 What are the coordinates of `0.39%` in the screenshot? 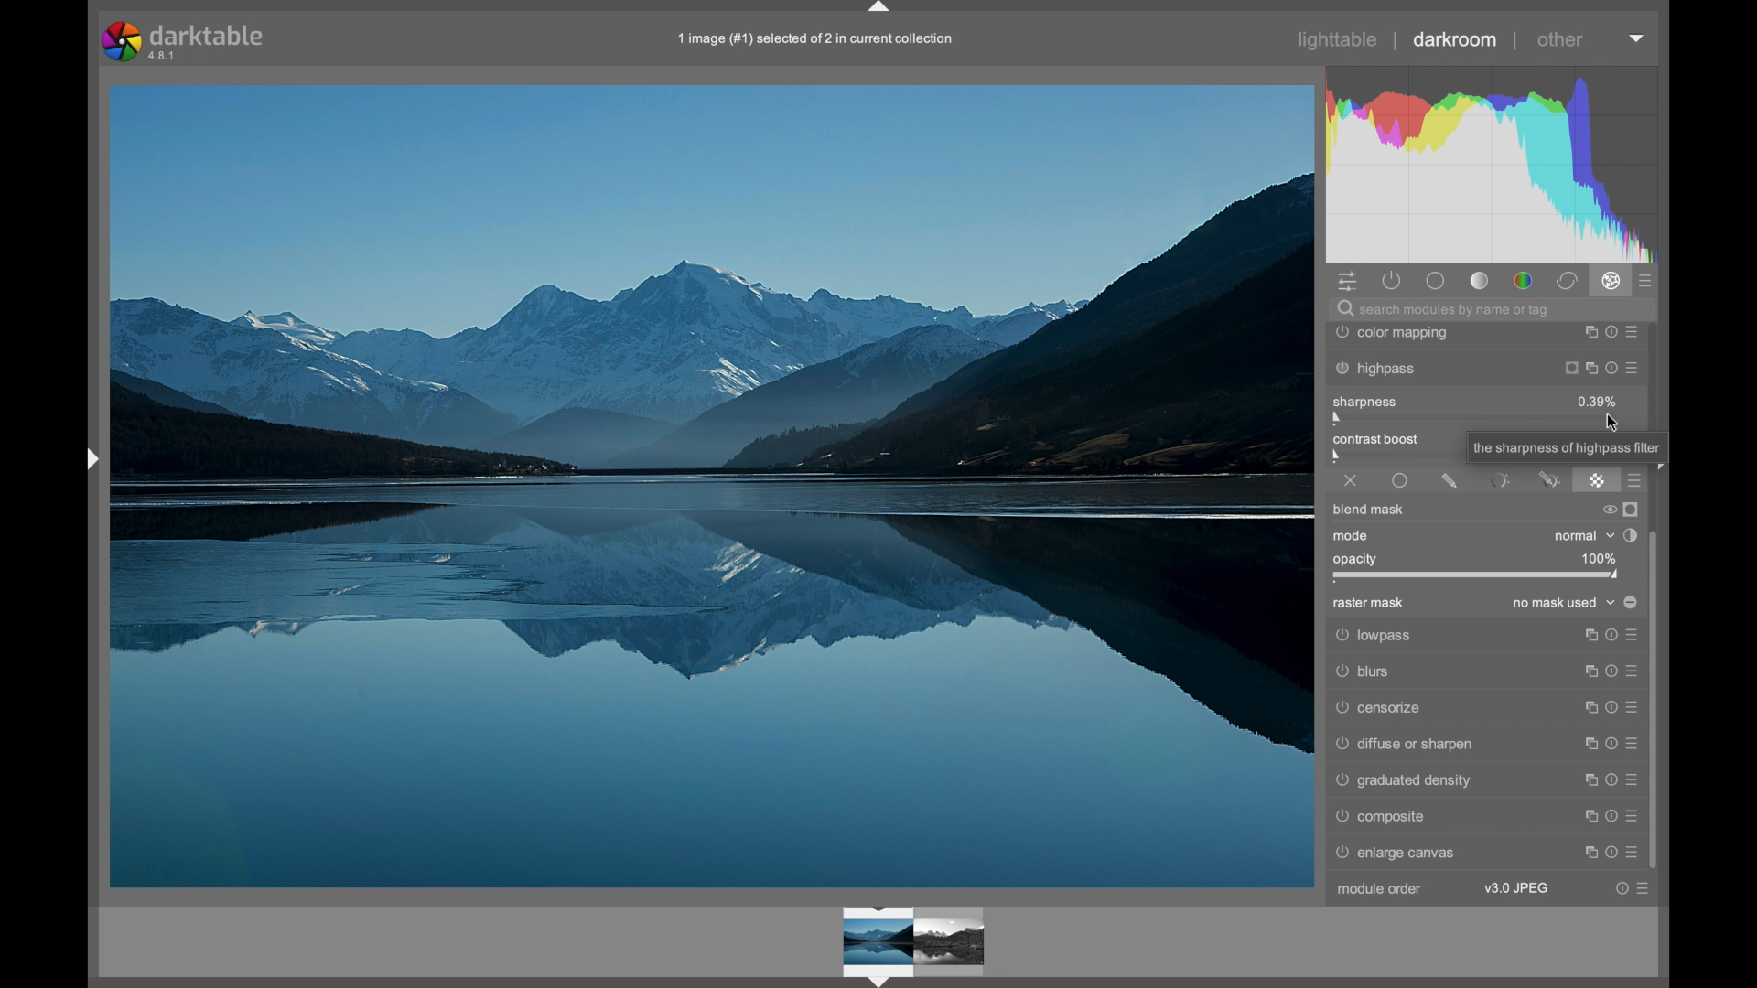 It's located at (1598, 401).